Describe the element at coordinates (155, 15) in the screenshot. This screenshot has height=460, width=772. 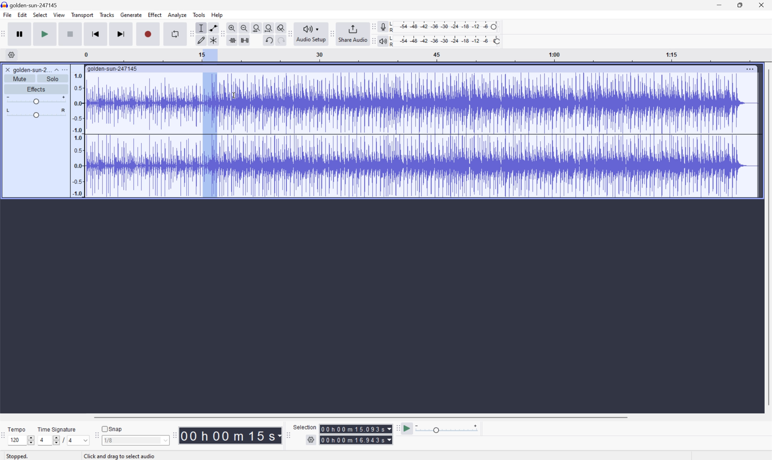
I see `Effect` at that location.